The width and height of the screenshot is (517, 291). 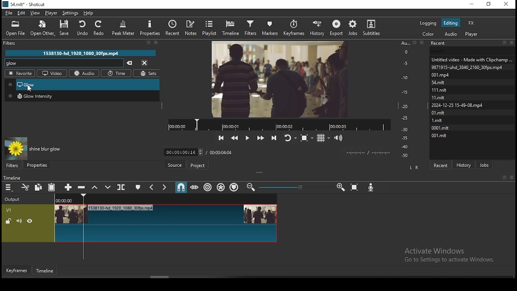 What do you see at coordinates (139, 223) in the screenshot?
I see `video track` at bounding box center [139, 223].